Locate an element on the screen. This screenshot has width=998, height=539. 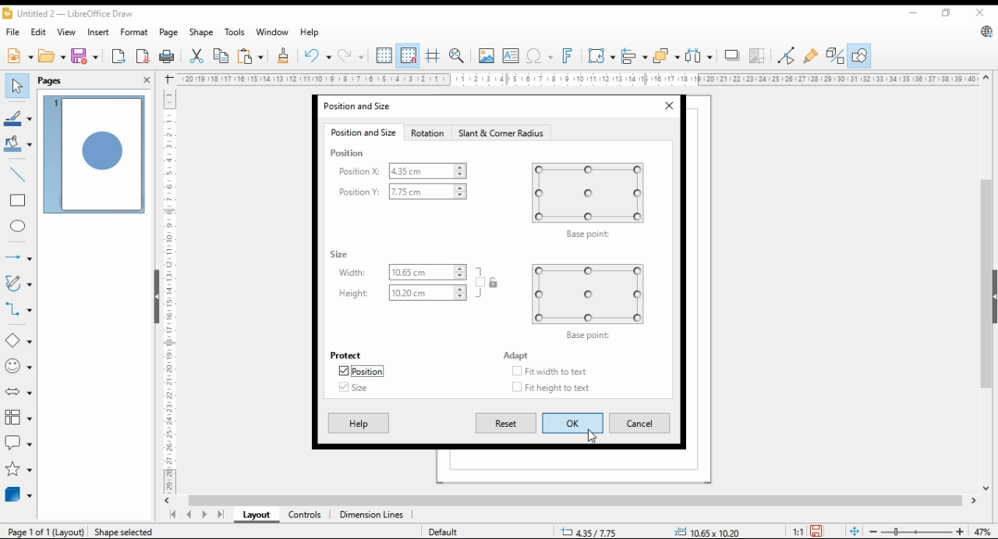
1:1 is located at coordinates (798, 530).